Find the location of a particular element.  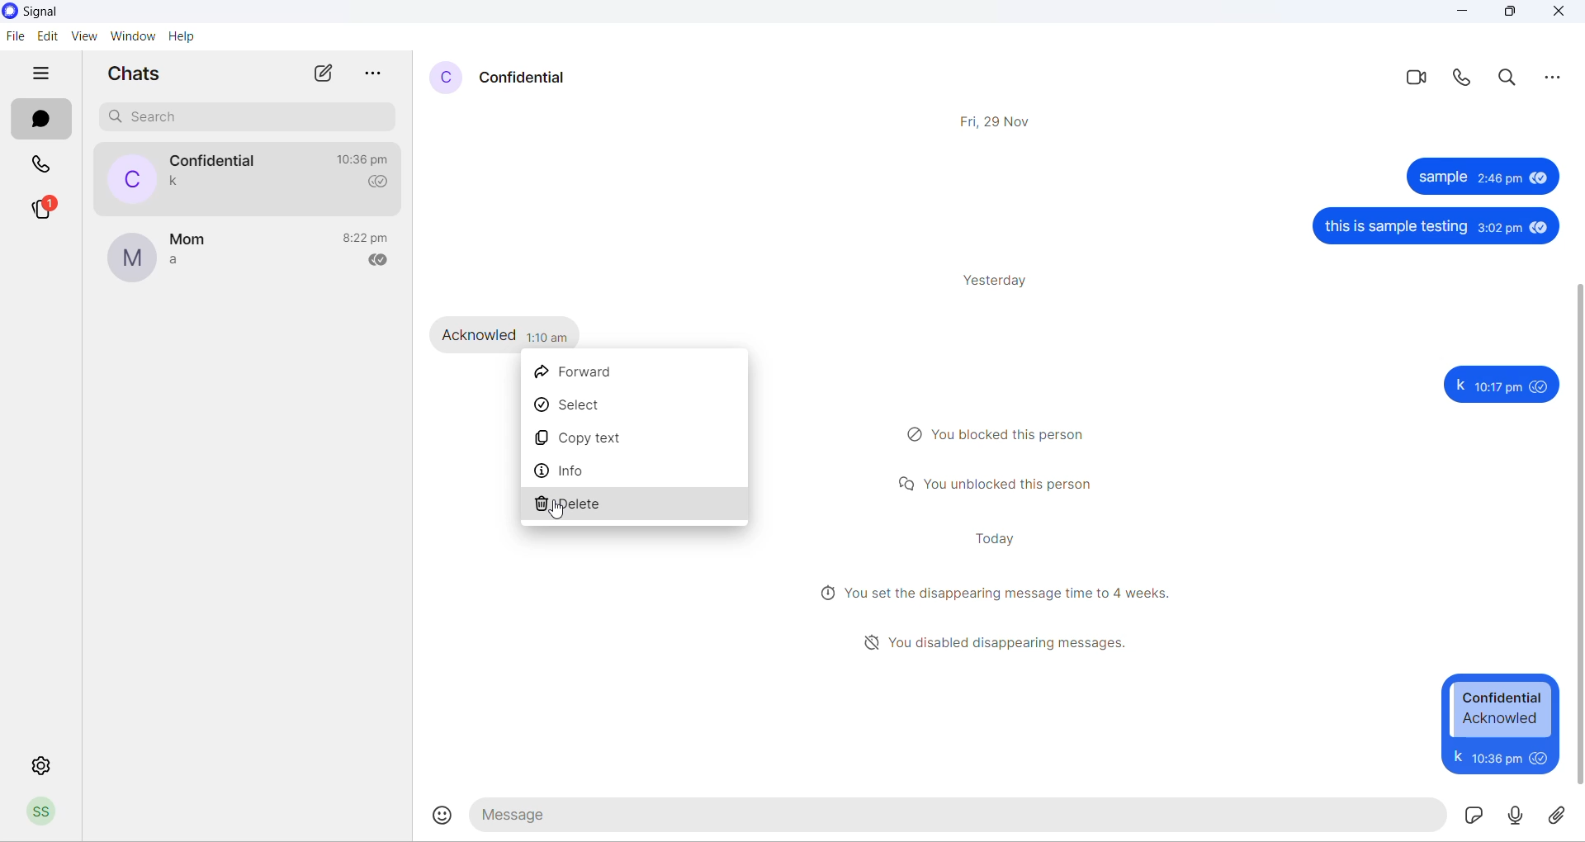

settings is located at coordinates (38, 759).